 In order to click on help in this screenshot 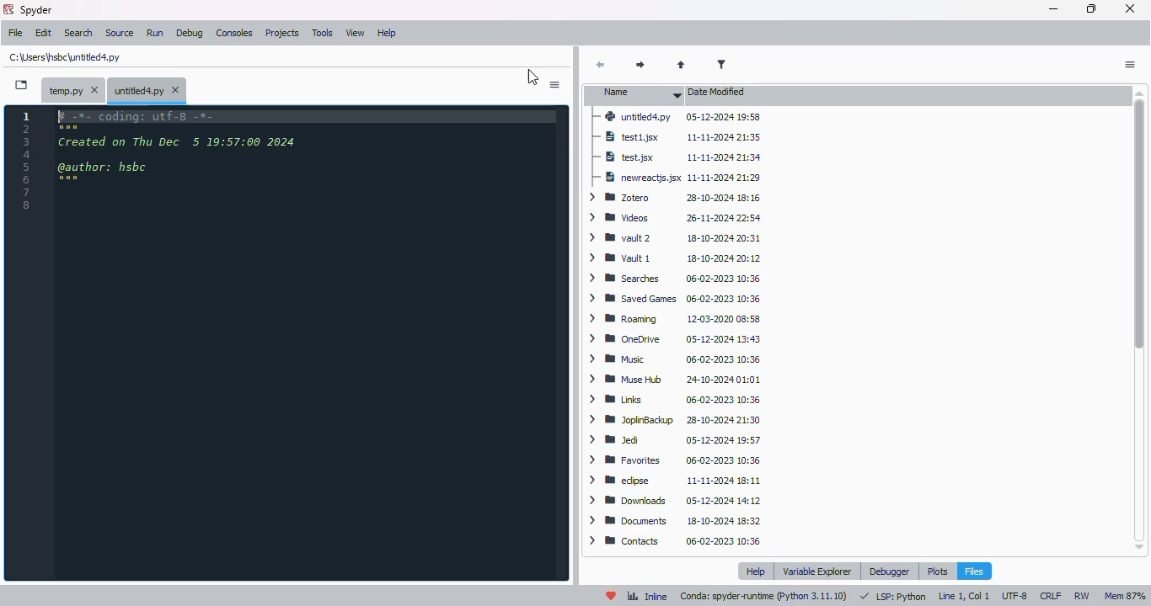, I will do `click(387, 33)`.